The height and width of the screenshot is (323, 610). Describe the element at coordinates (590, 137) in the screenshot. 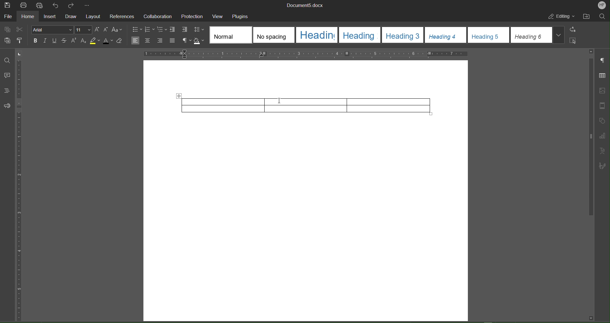

I see `scroll bar` at that location.